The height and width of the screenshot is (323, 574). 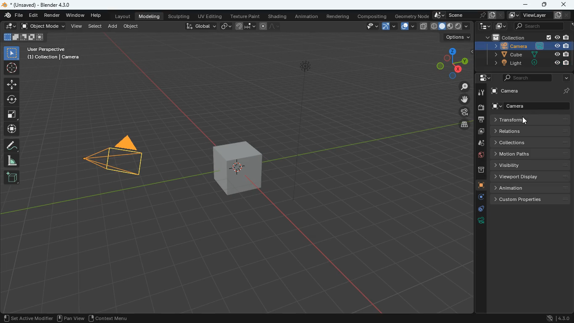 What do you see at coordinates (492, 15) in the screenshot?
I see `copy` at bounding box center [492, 15].